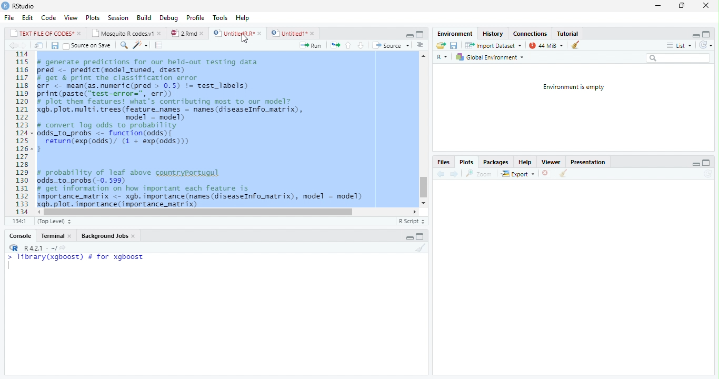 Image resolution: width=719 pixels, height=379 pixels. Describe the element at coordinates (21, 235) in the screenshot. I see `Console` at that location.